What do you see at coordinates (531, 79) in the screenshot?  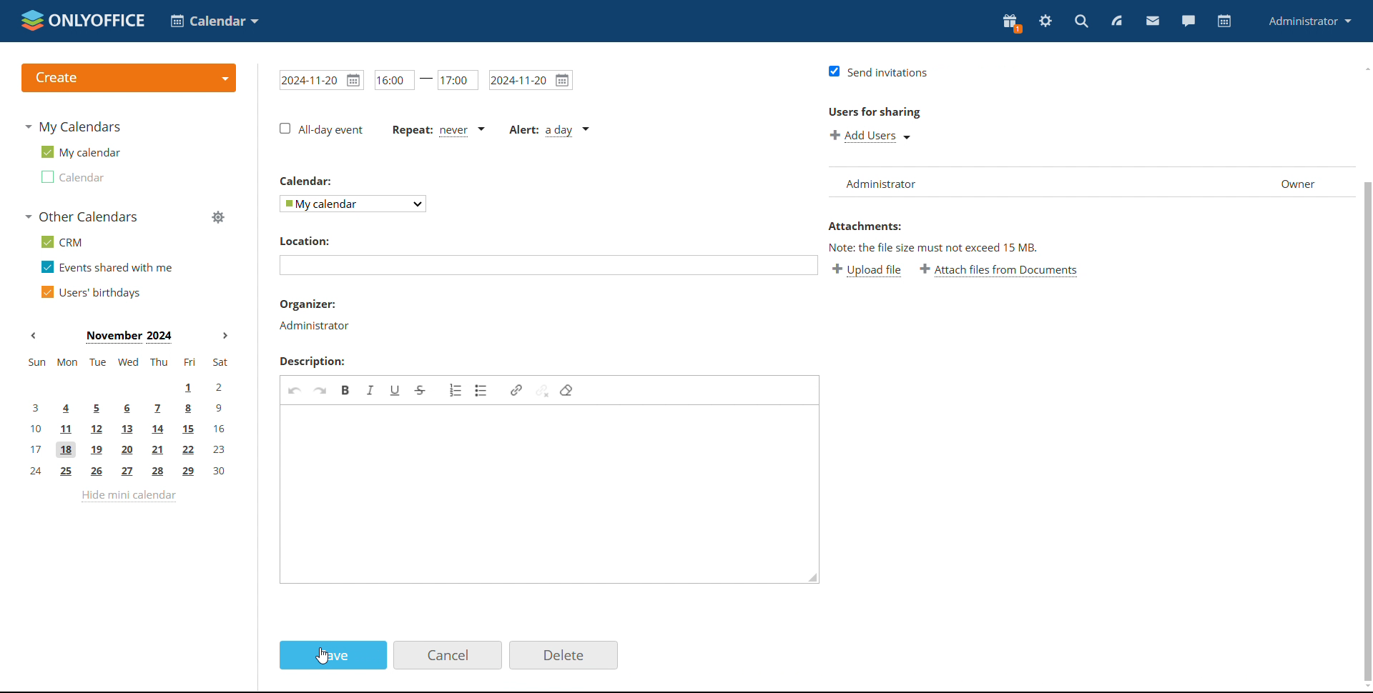 I see `end date` at bounding box center [531, 79].